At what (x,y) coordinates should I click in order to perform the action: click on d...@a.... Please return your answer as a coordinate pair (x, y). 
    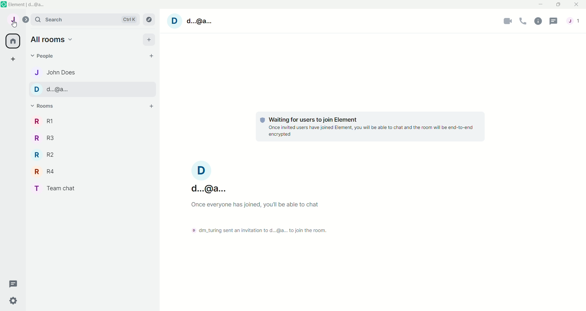
    Looking at the image, I should click on (208, 188).